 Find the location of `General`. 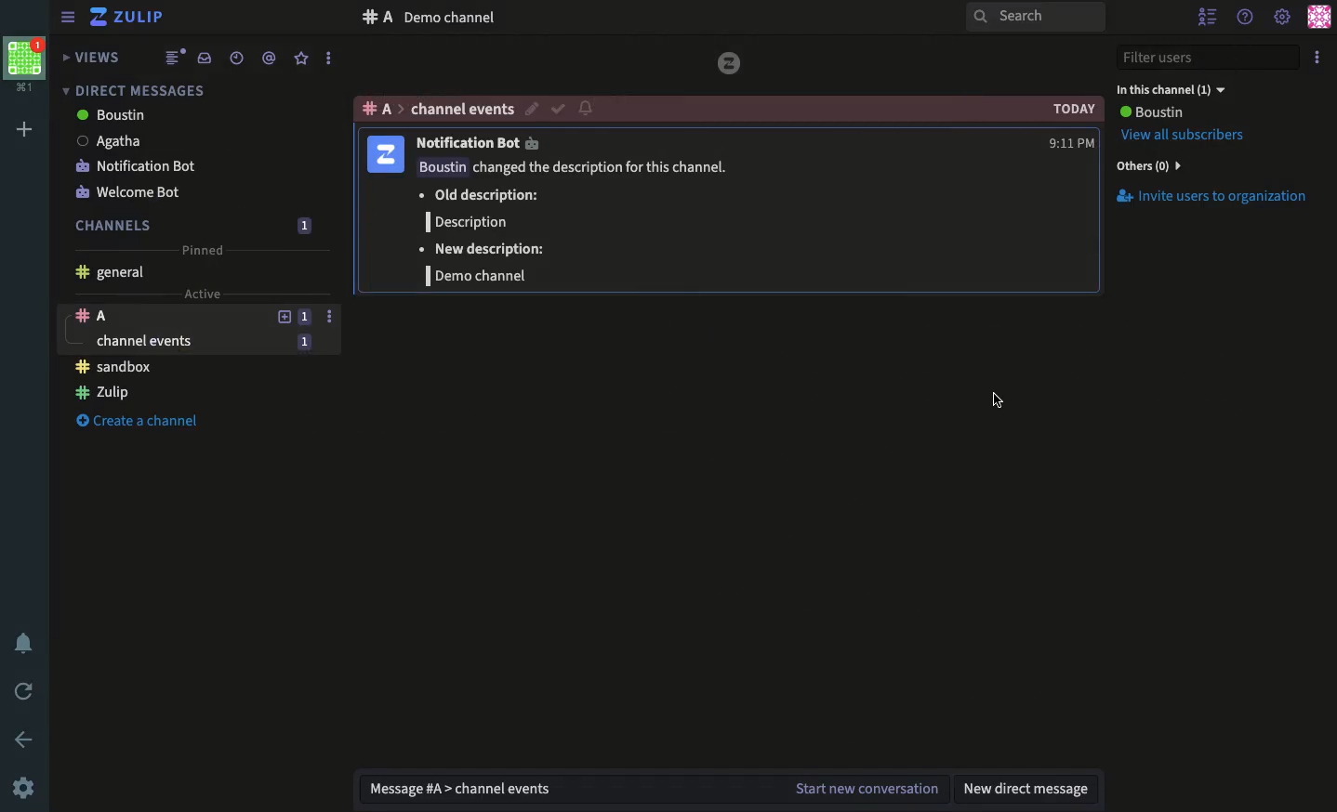

General is located at coordinates (117, 272).